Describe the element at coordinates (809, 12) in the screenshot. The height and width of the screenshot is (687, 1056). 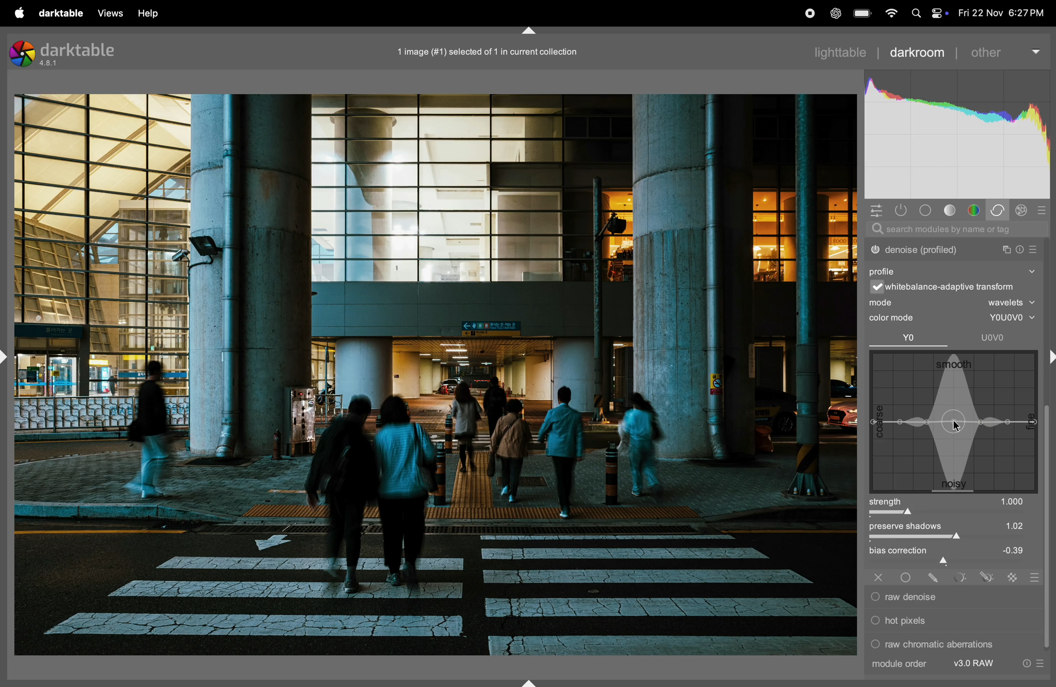
I see `record` at that location.